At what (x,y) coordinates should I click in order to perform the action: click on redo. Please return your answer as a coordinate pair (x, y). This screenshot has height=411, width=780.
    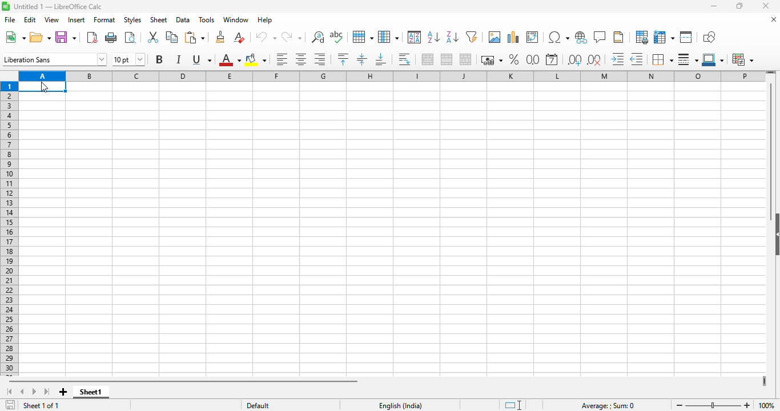
    Looking at the image, I should click on (292, 37).